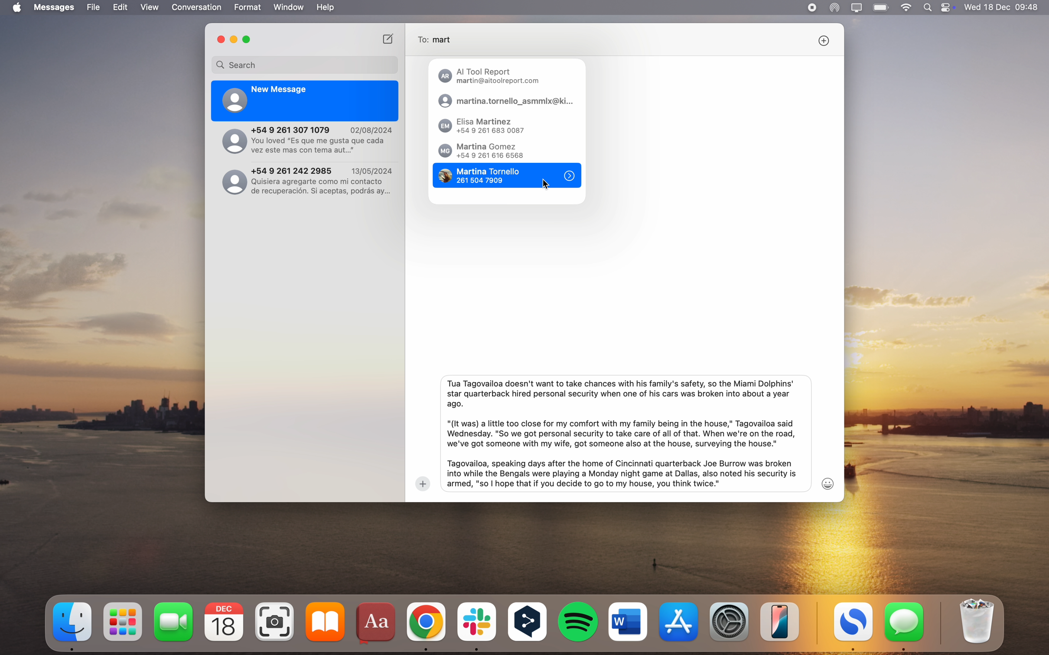 This screenshot has height=655, width=1049. I want to click on close app, so click(220, 39).